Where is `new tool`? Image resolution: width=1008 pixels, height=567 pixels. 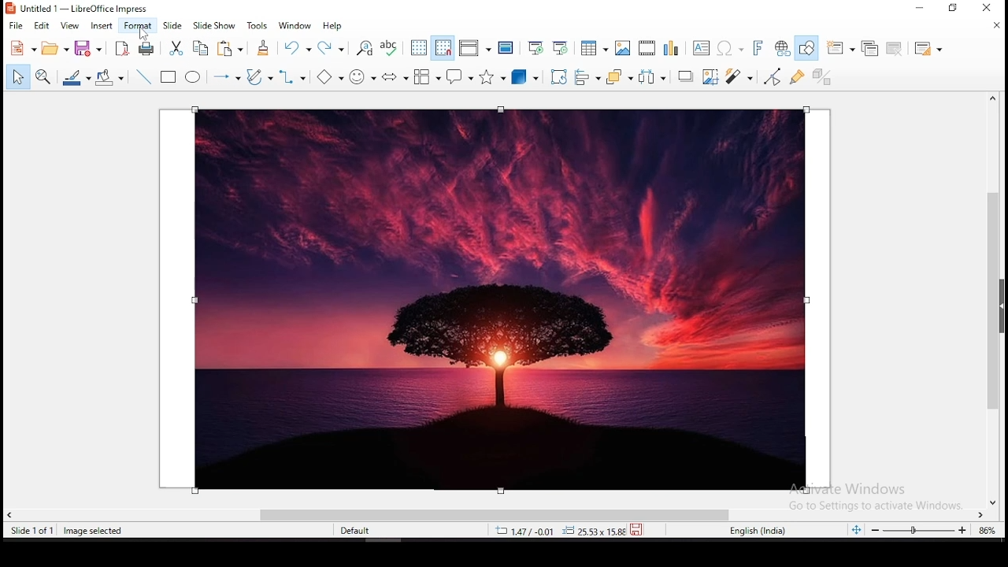
new tool is located at coordinates (22, 50).